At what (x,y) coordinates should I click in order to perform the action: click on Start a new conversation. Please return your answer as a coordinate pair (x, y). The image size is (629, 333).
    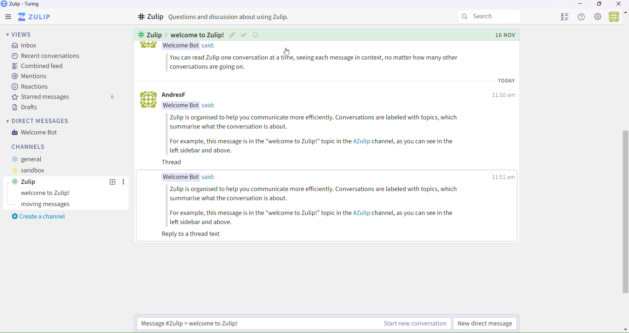
    Looking at the image, I should click on (412, 325).